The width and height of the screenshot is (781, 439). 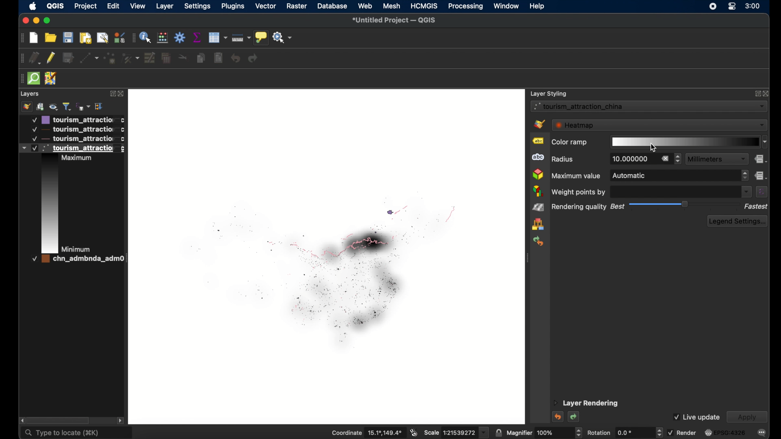 What do you see at coordinates (112, 6) in the screenshot?
I see `edit` at bounding box center [112, 6].